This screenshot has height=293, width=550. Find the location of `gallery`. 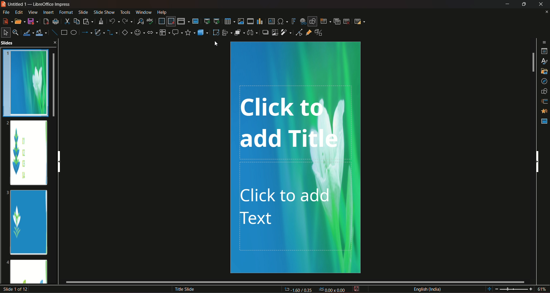

gallery is located at coordinates (543, 72).